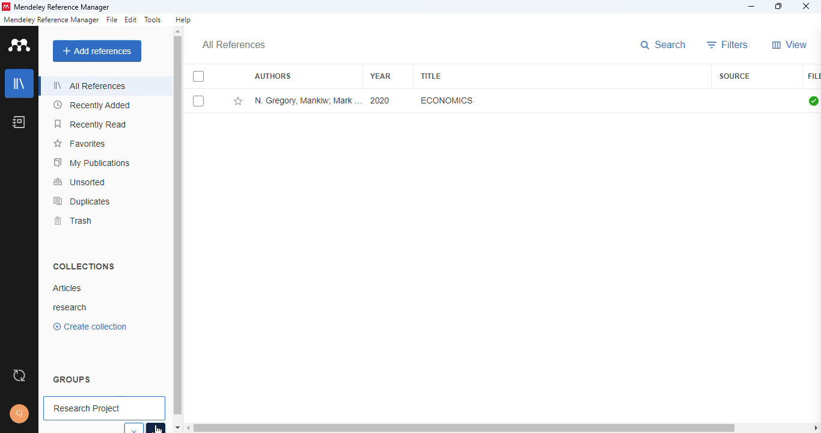  I want to click on trash, so click(75, 221).